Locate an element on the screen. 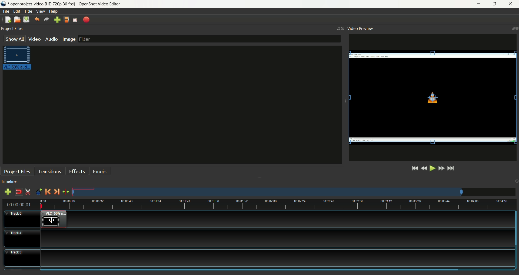 This screenshot has height=275, width=519. enable razor is located at coordinates (27, 192).